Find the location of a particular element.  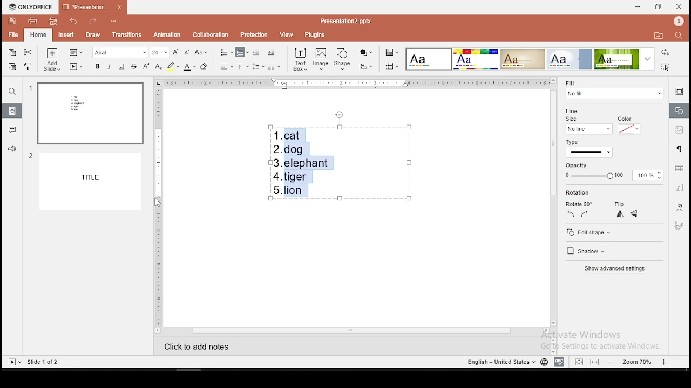

fit to width is located at coordinates (577, 361).